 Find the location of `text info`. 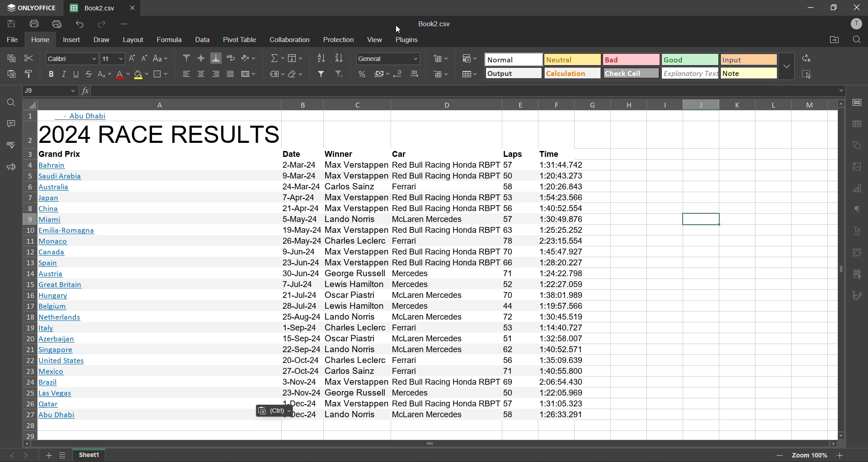

text info is located at coordinates (314, 404).